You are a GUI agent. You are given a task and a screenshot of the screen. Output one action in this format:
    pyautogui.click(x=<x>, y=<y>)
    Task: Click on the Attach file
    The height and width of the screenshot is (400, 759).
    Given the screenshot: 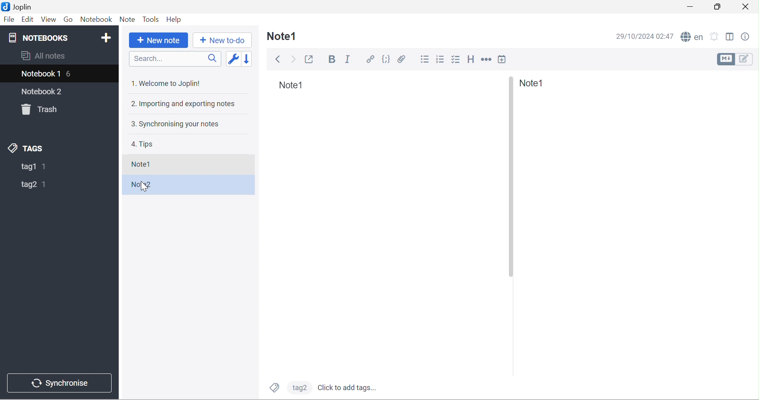 What is the action you would take?
    pyautogui.click(x=401, y=59)
    